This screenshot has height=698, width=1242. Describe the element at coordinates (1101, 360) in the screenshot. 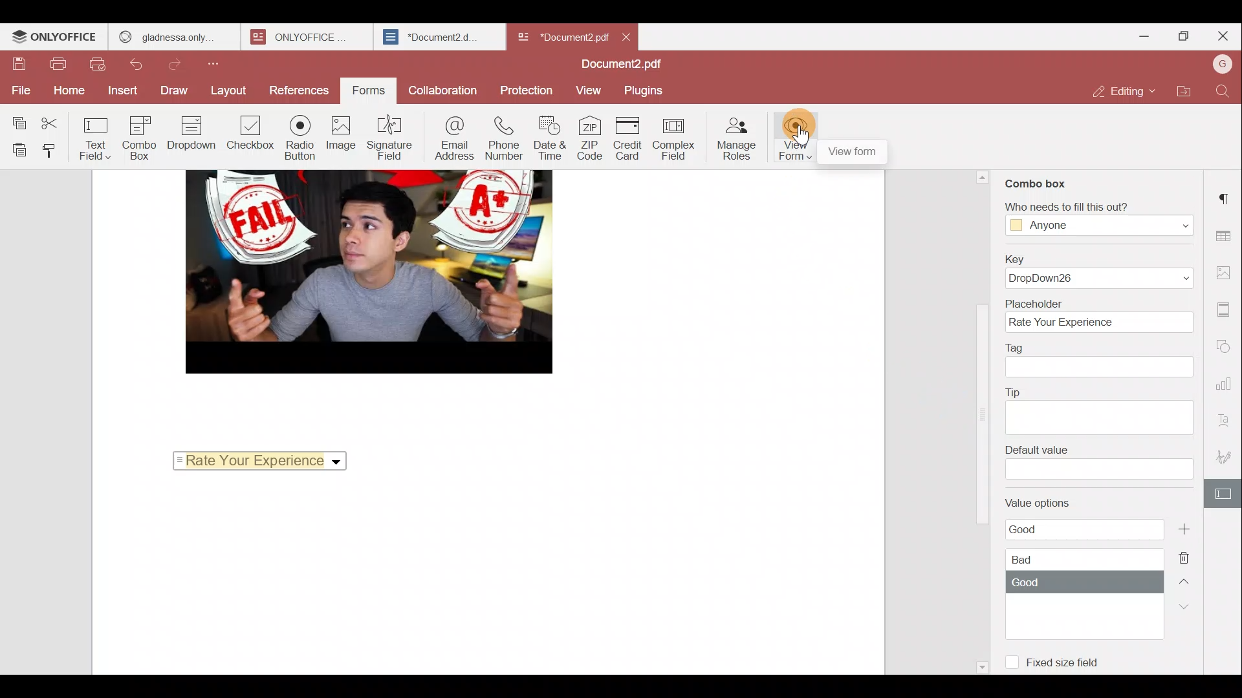

I see `Tag` at that location.